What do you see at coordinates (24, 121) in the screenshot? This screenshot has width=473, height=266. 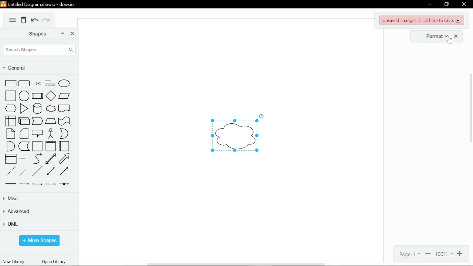 I see `cube` at bounding box center [24, 121].